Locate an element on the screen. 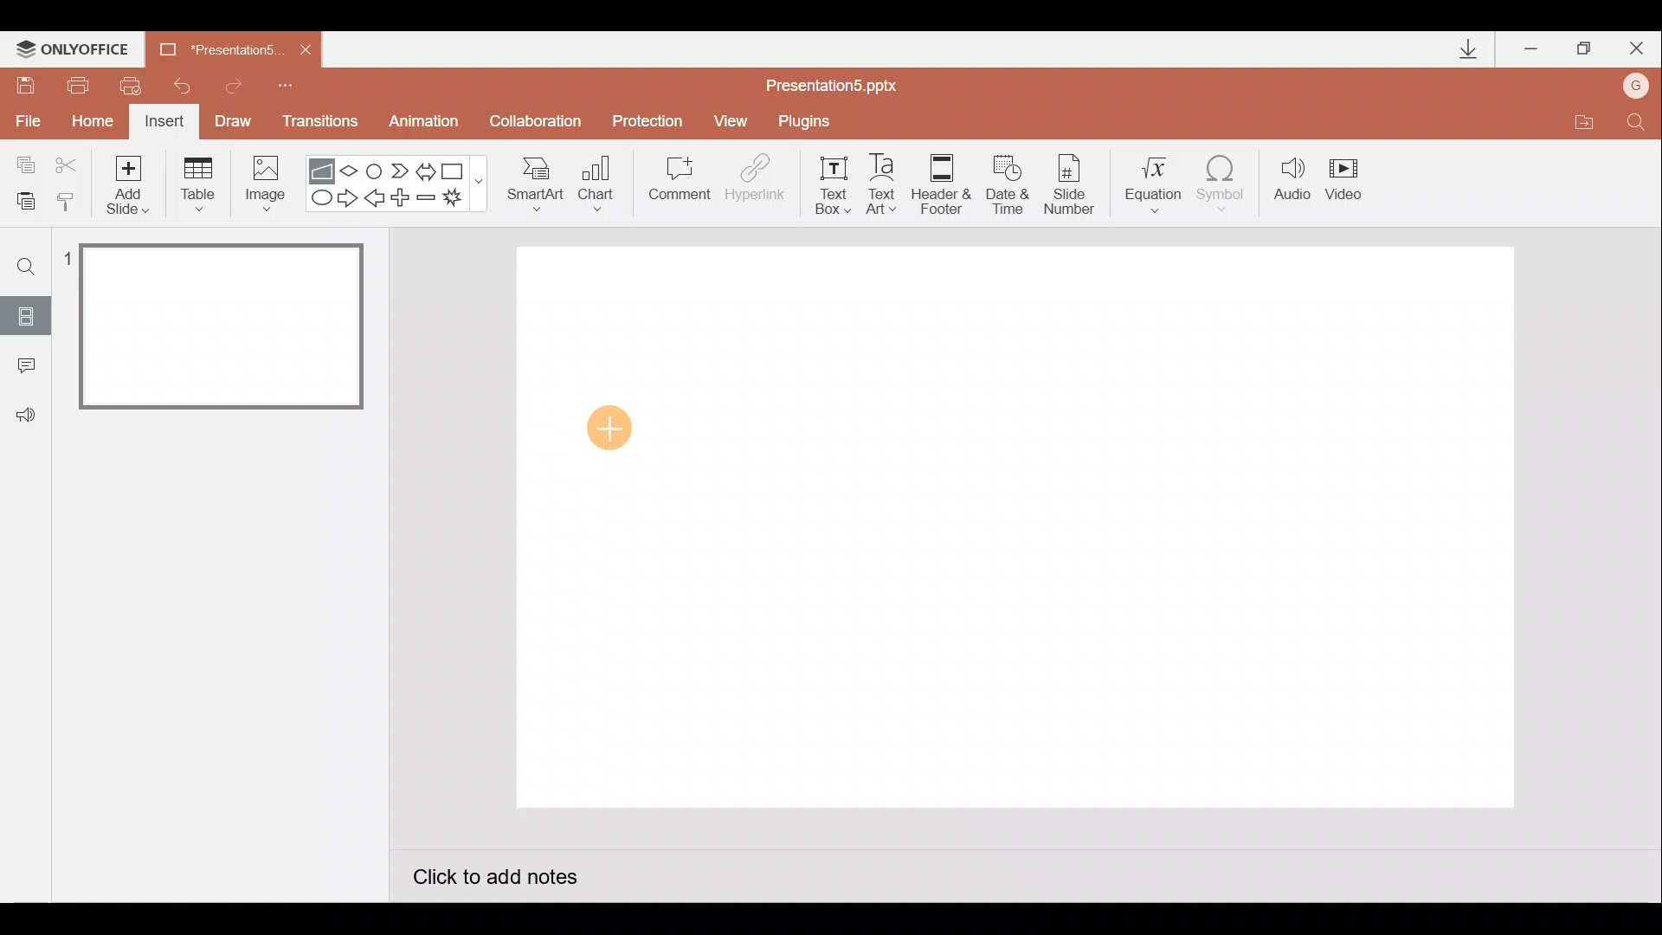  Click to add notes is located at coordinates (493, 880).